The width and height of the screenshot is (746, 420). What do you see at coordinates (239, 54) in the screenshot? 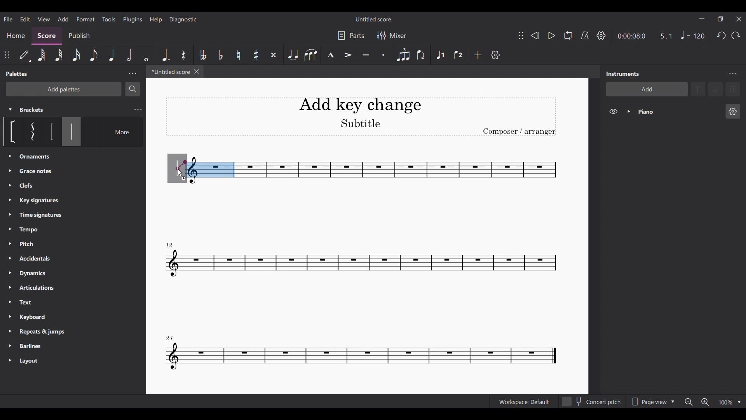
I see `Toggle natural` at bounding box center [239, 54].